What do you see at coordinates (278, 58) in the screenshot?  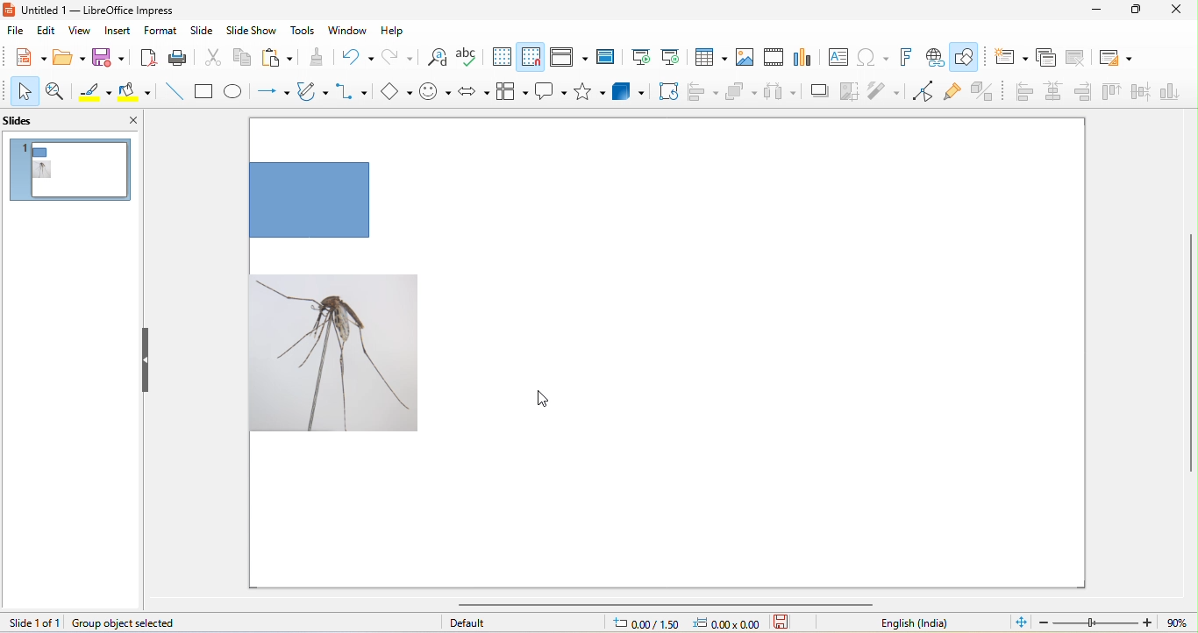 I see `paste` at bounding box center [278, 58].